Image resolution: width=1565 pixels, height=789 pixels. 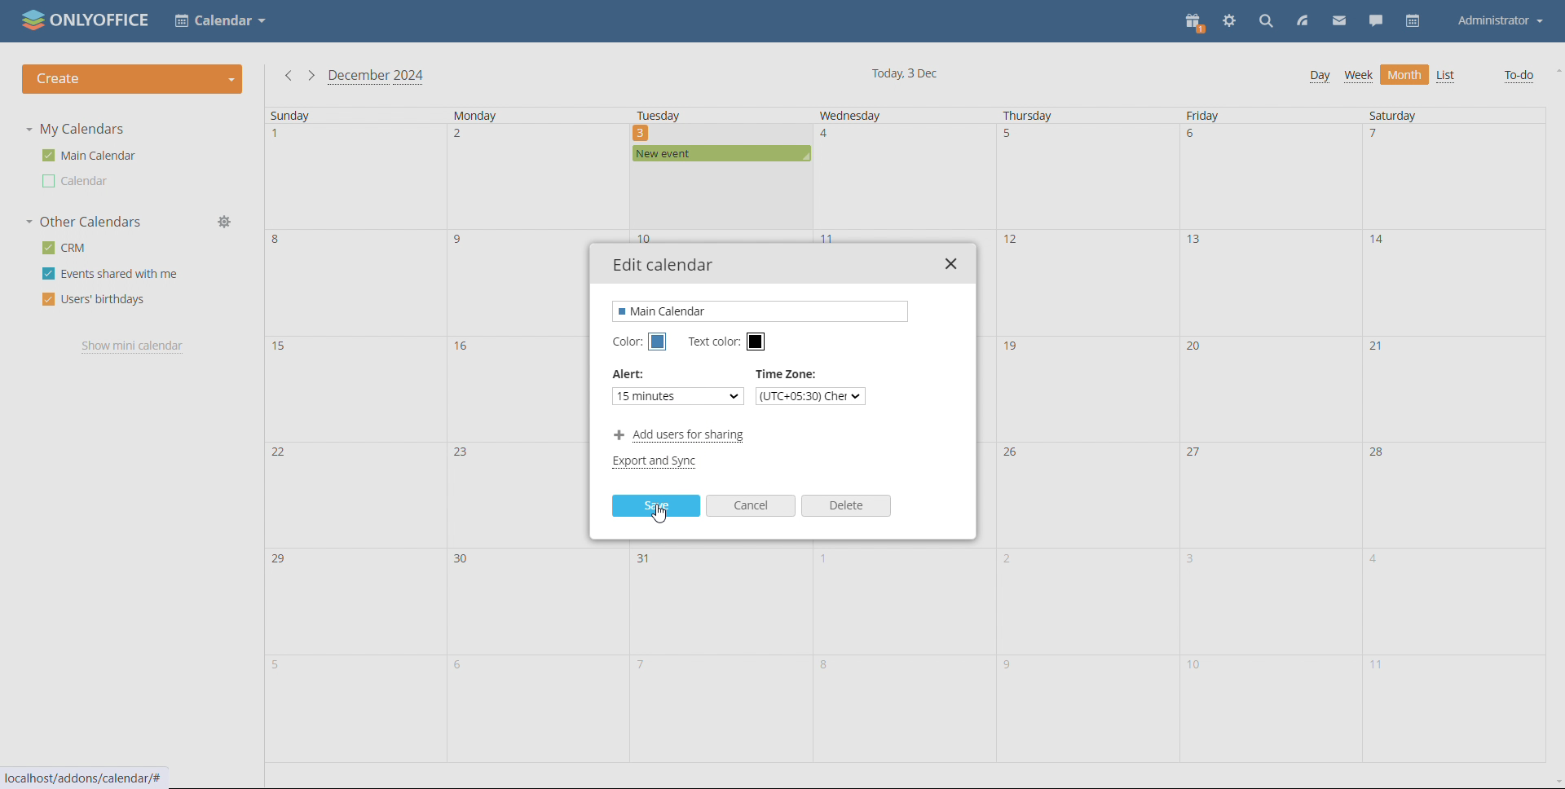 I want to click on date, so click(x=1454, y=280).